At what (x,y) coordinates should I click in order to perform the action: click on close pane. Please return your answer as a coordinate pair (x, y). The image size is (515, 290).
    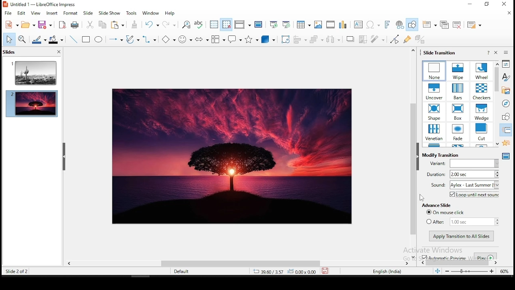
    Looking at the image, I should click on (495, 53).